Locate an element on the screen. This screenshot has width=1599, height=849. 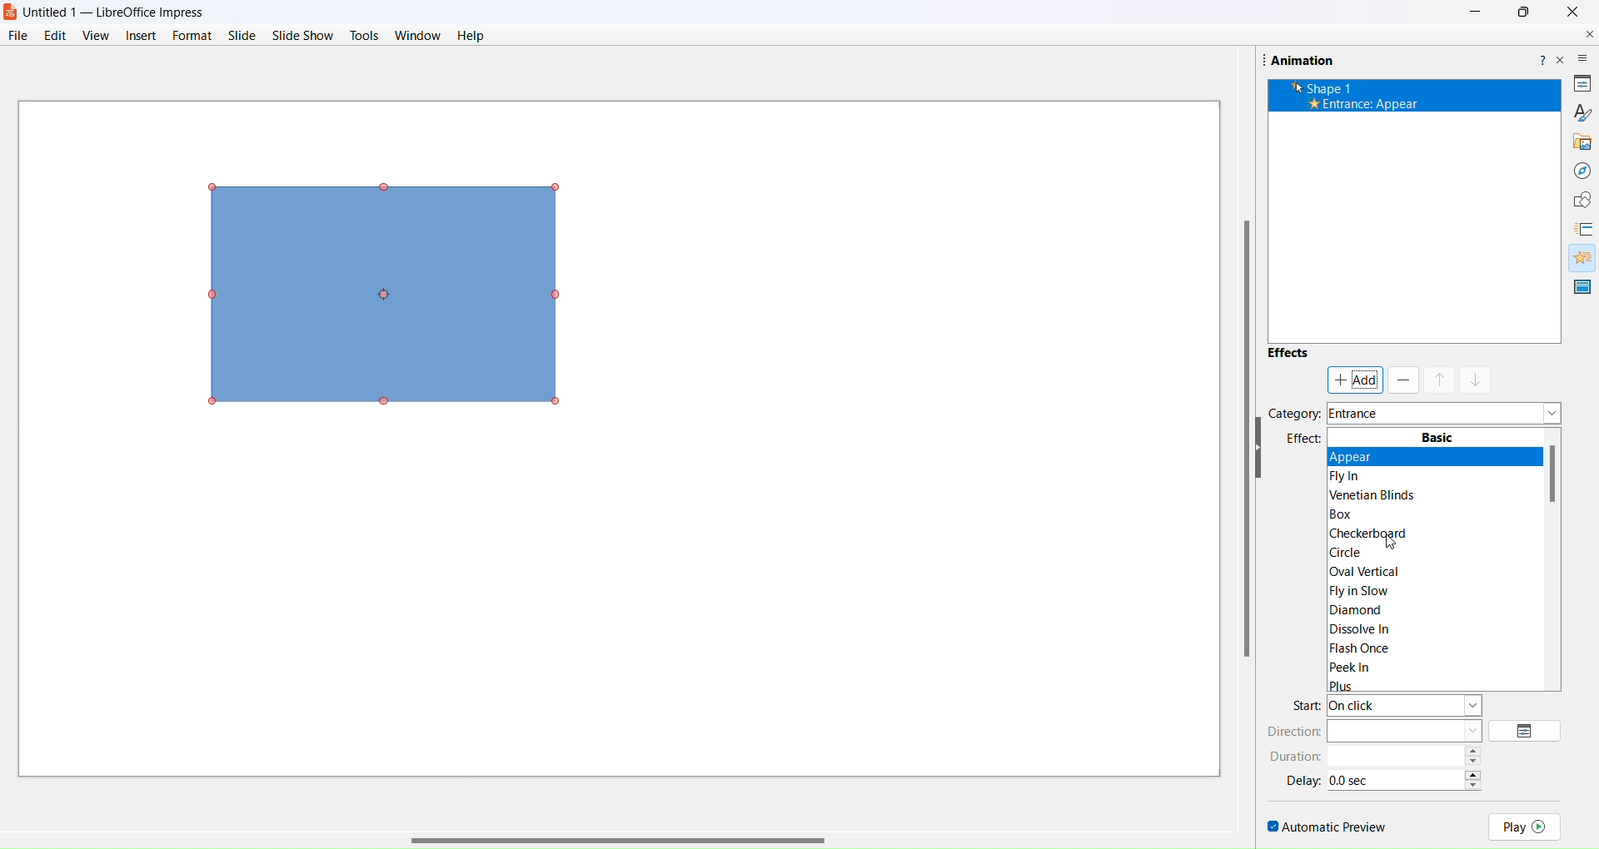
scroll bar is located at coordinates (618, 832).